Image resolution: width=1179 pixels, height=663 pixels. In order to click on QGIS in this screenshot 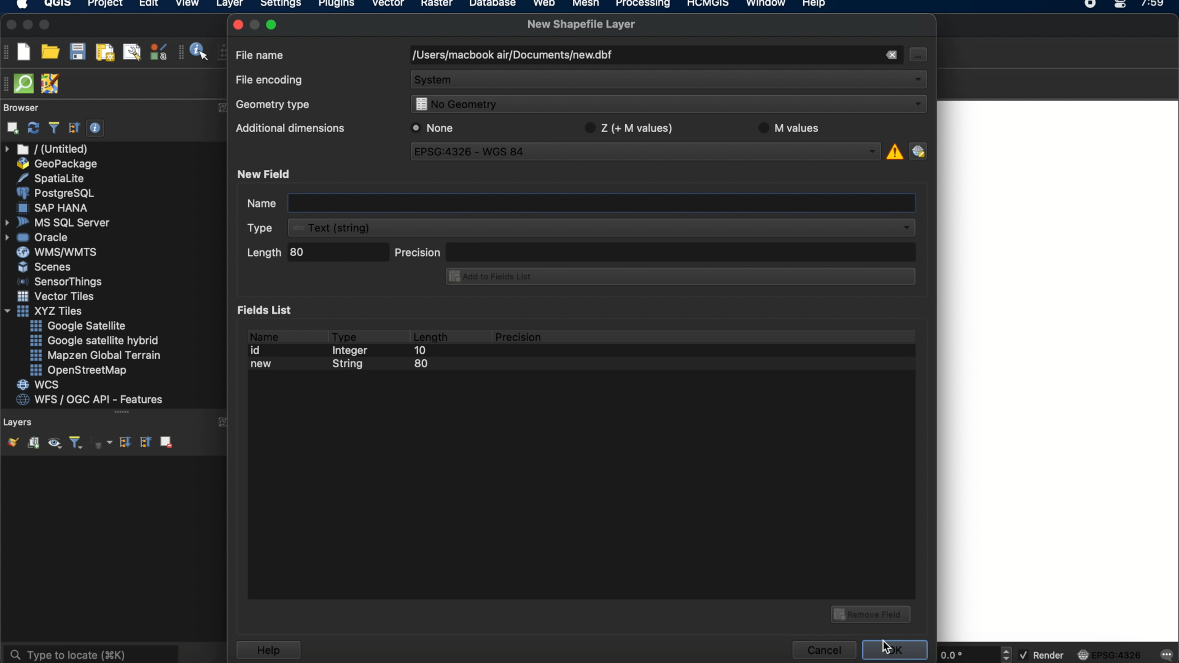, I will do `click(58, 5)`.